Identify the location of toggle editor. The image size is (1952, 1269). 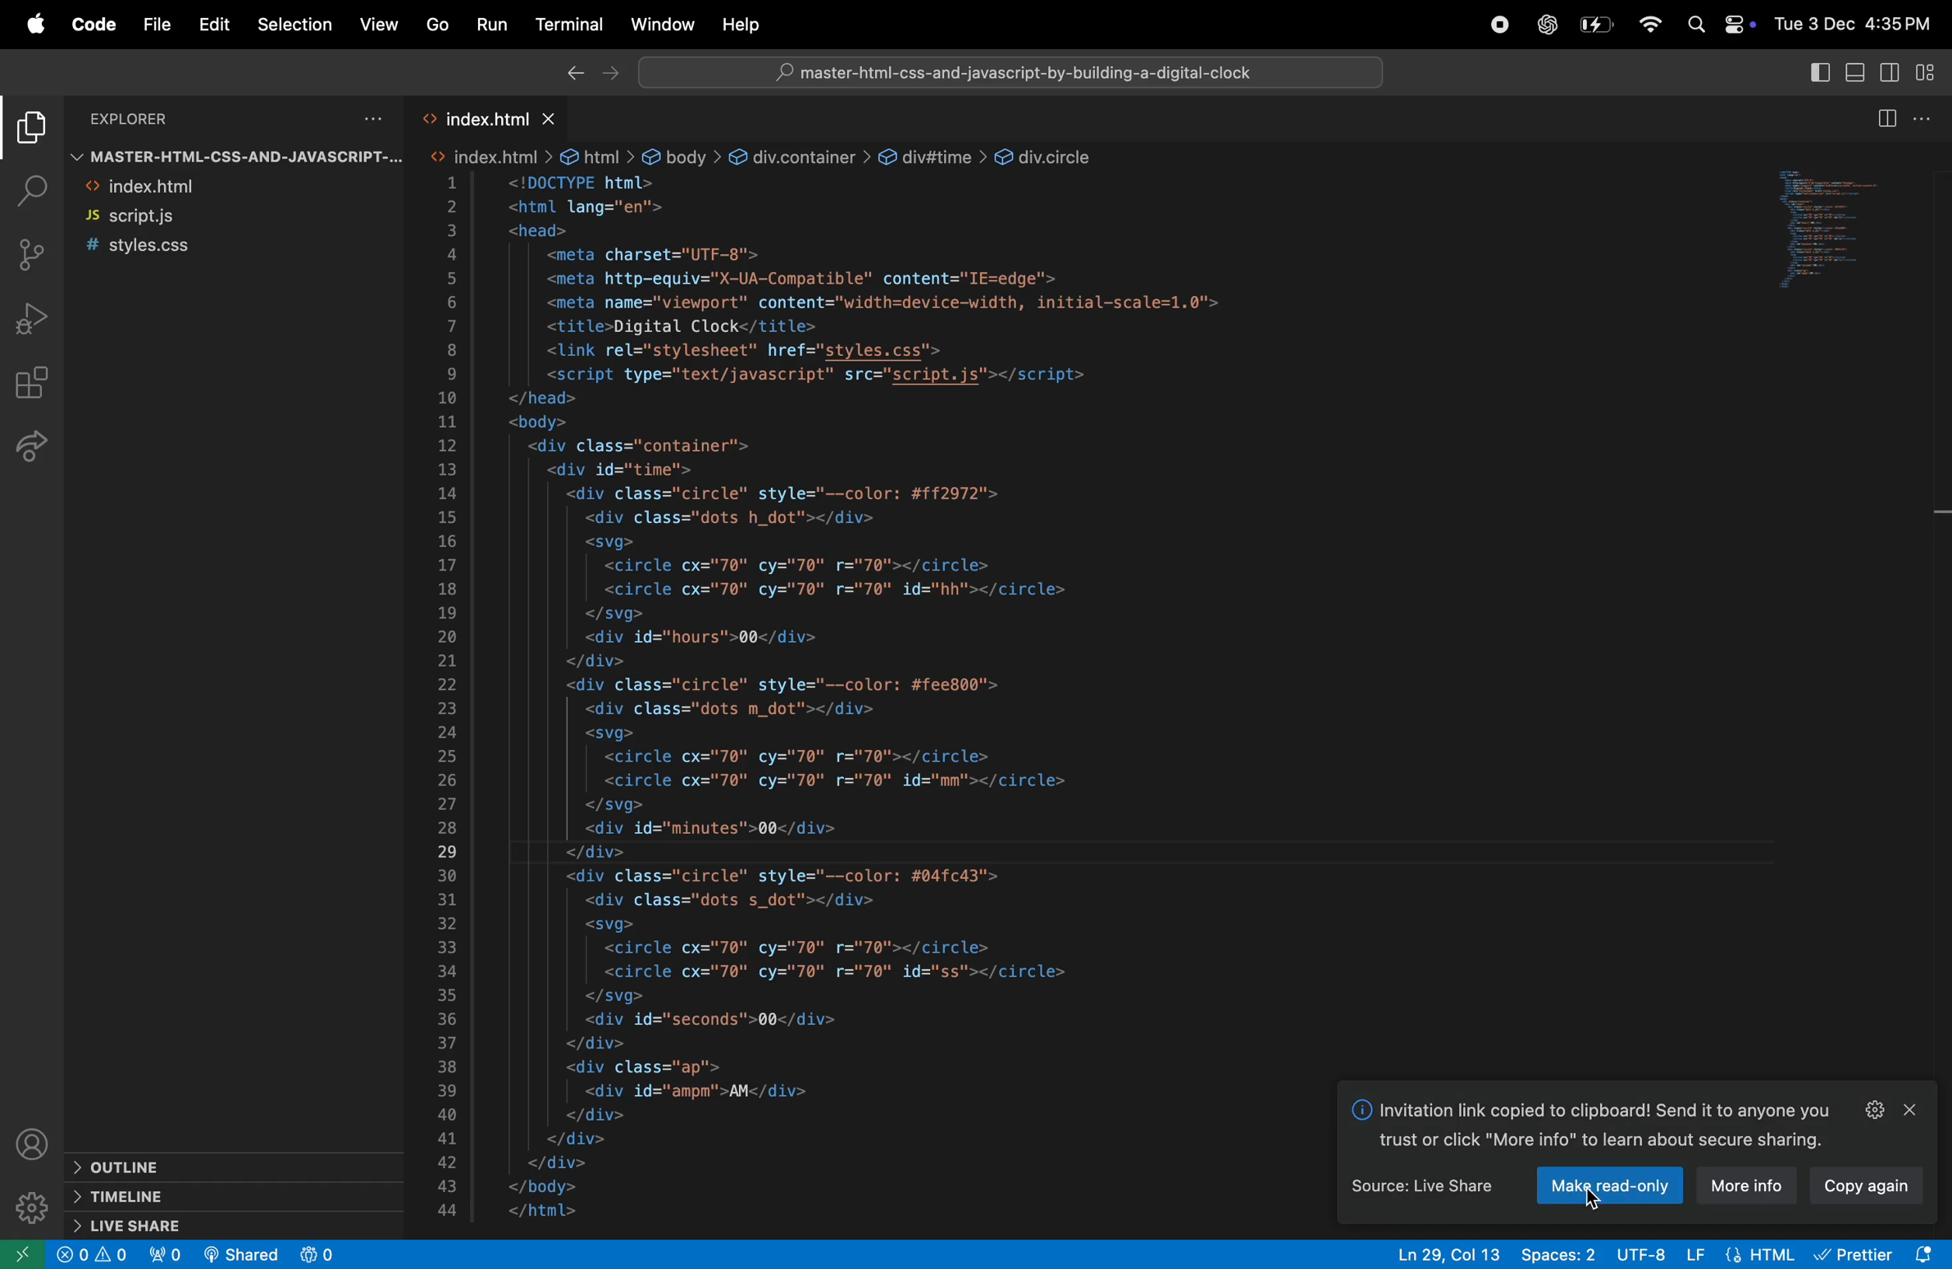
(1903, 117).